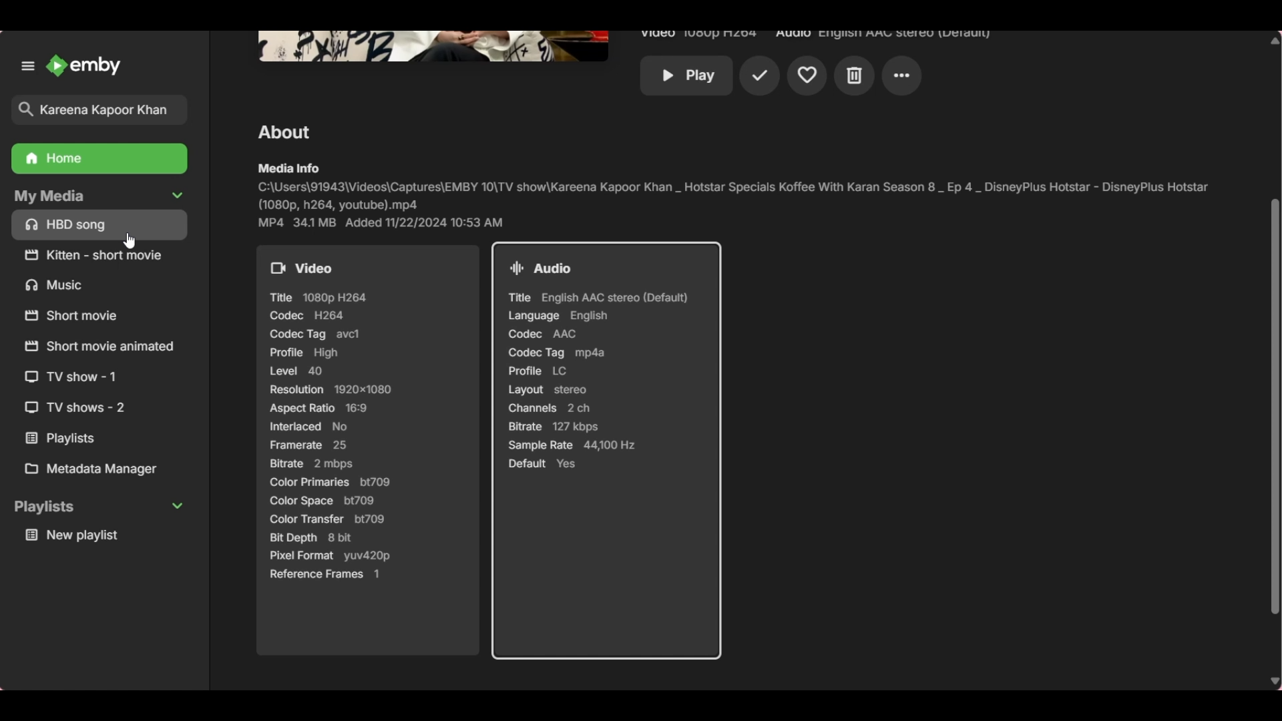 The height and width of the screenshot is (721, 1282). Describe the element at coordinates (27, 65) in the screenshot. I see `Unpin left panel` at that location.